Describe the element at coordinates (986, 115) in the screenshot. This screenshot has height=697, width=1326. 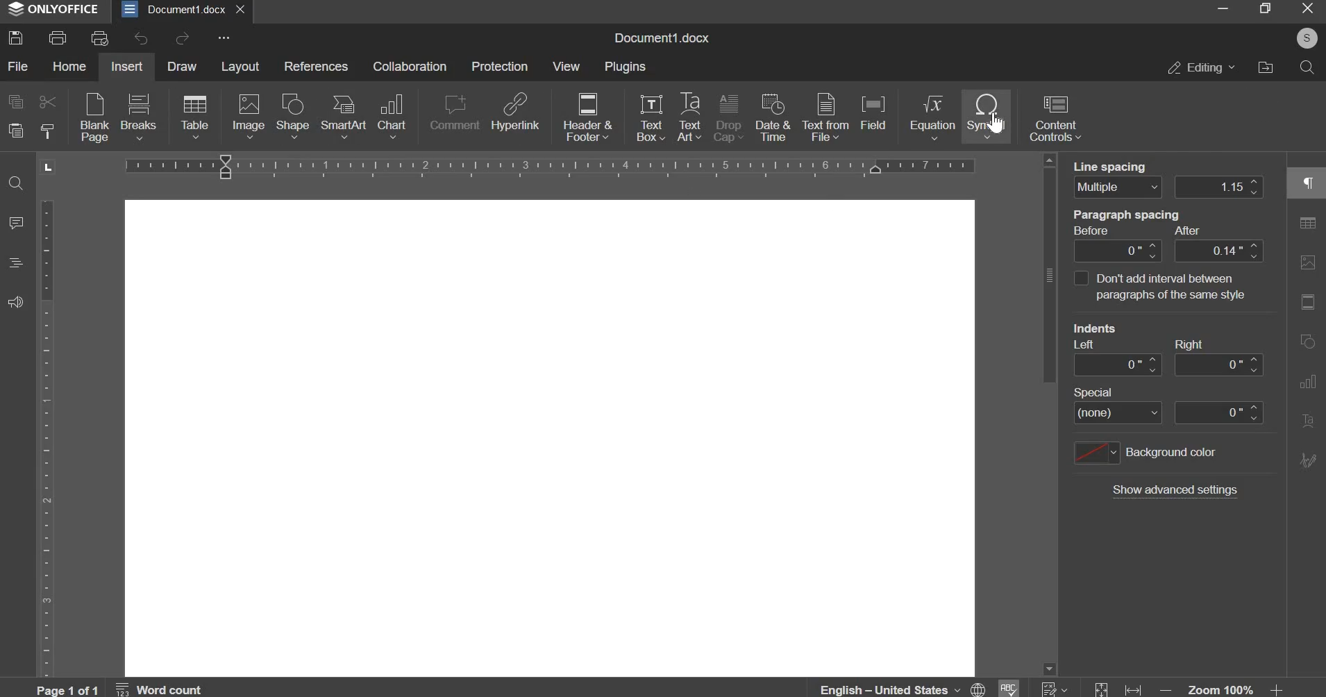
I see `symbol` at that location.